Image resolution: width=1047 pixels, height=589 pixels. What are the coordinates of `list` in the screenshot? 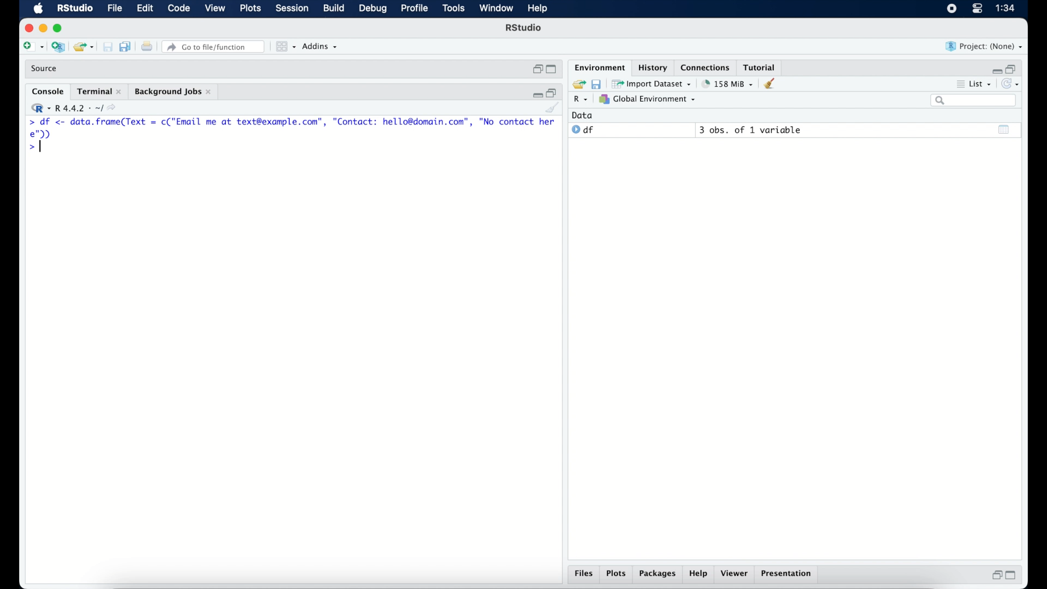 It's located at (977, 84).